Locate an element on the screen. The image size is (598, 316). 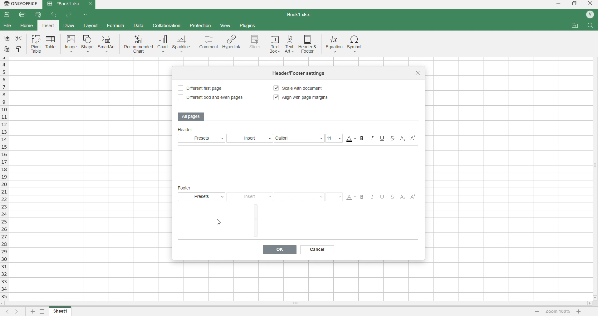
Underline is located at coordinates (385, 139).